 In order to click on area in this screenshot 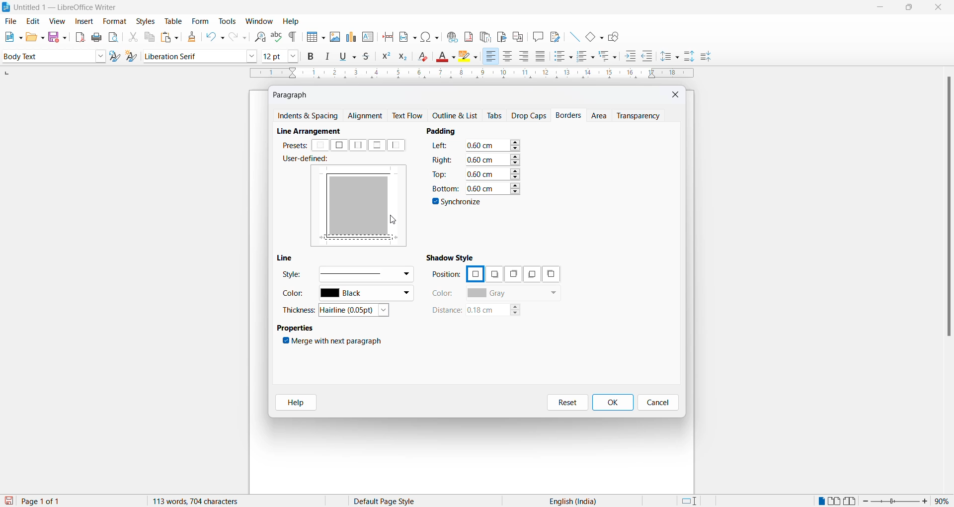, I will do `click(600, 116)`.